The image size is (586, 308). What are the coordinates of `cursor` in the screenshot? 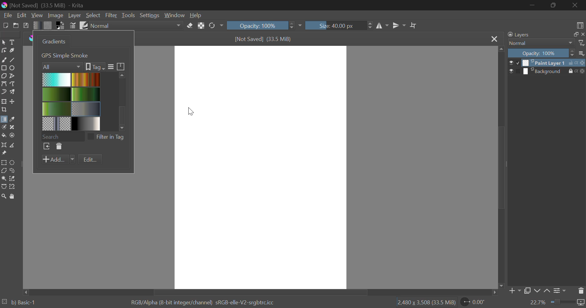 It's located at (192, 111).